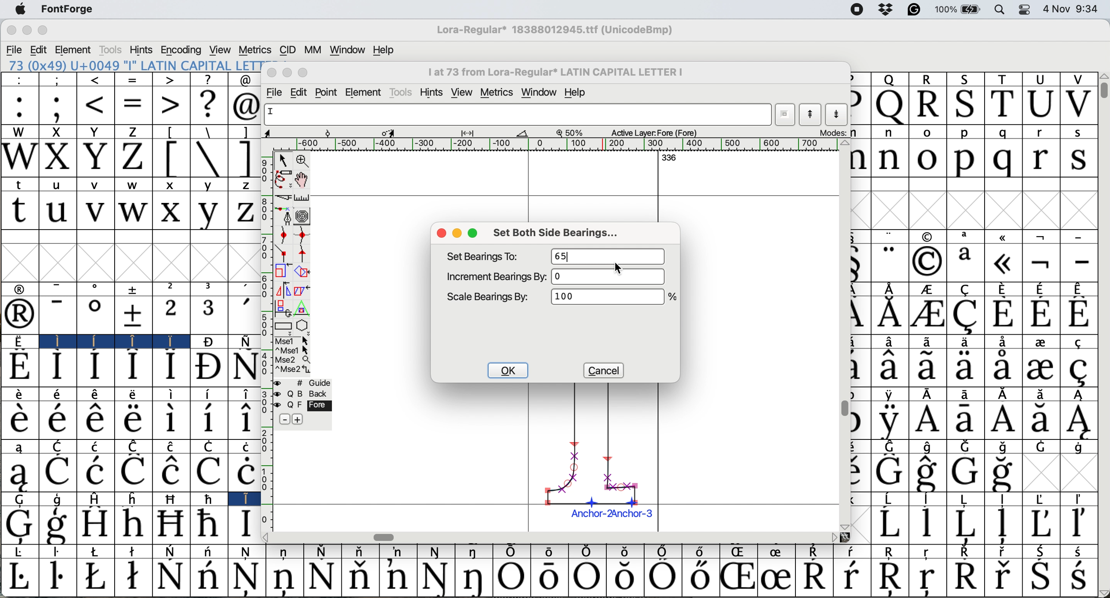 This screenshot has height=598, width=1110. I want to click on w, so click(136, 186).